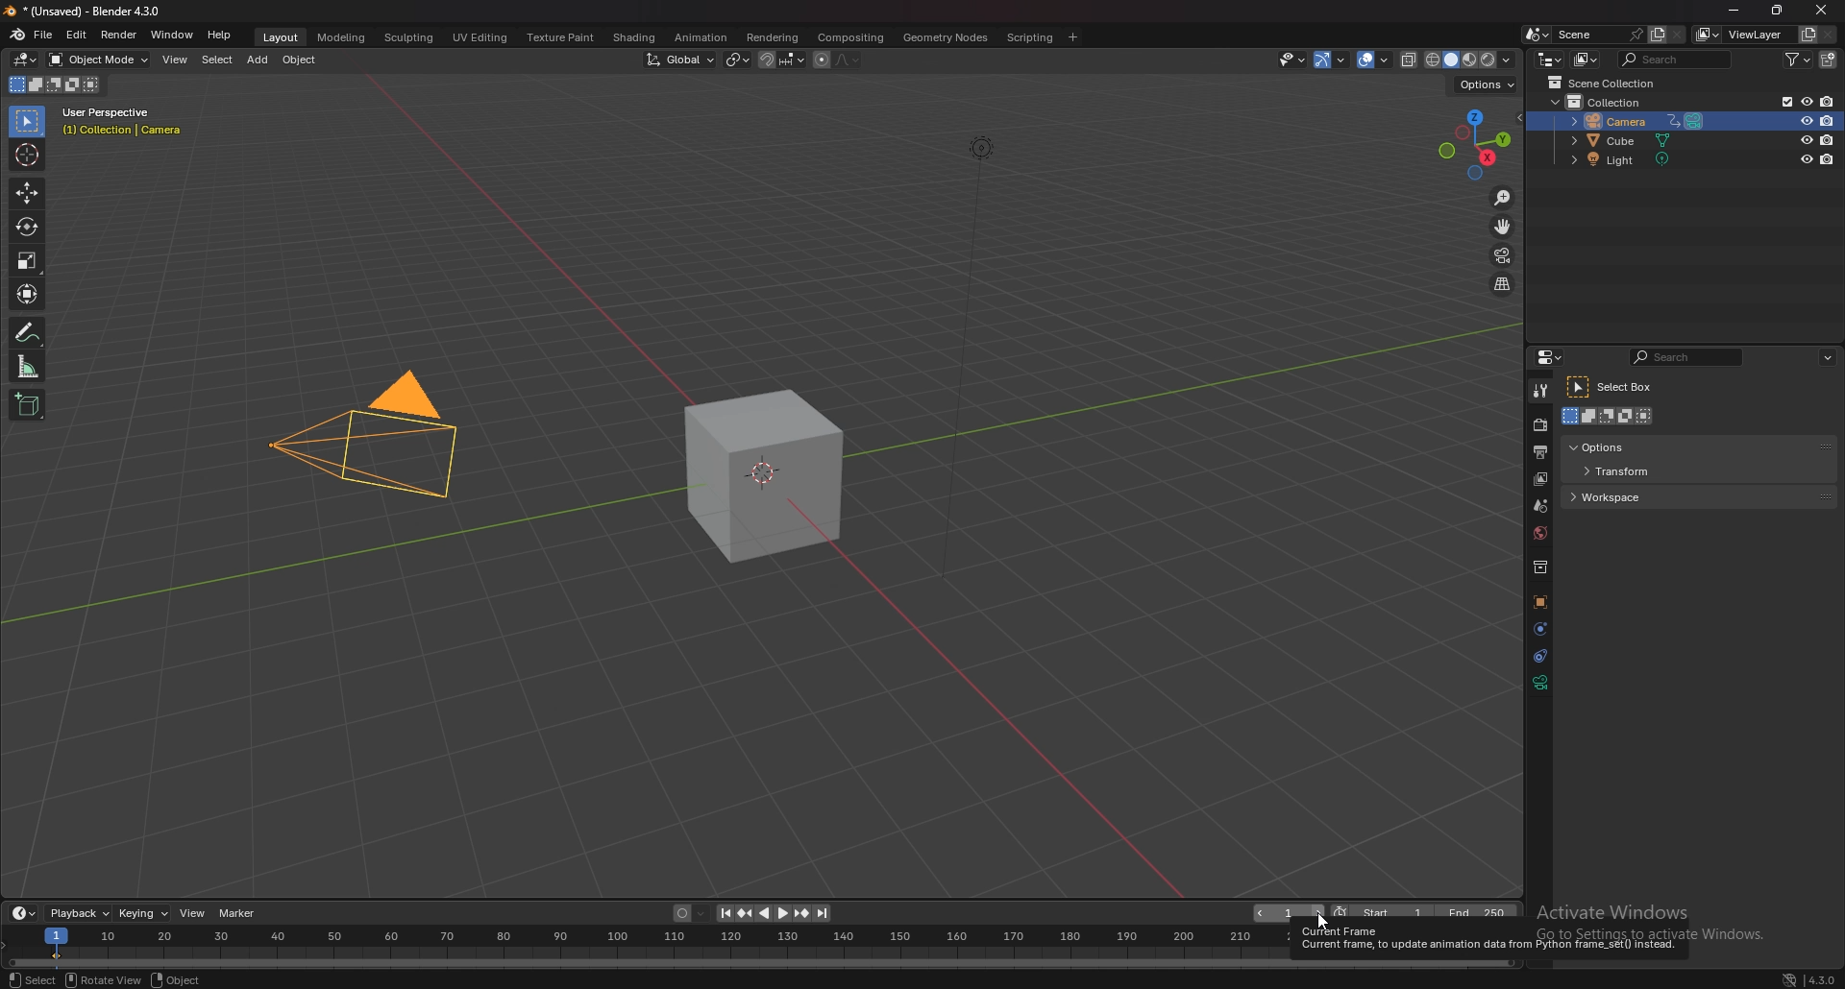 Image resolution: width=1845 pixels, height=989 pixels. I want to click on uv editing, so click(480, 37).